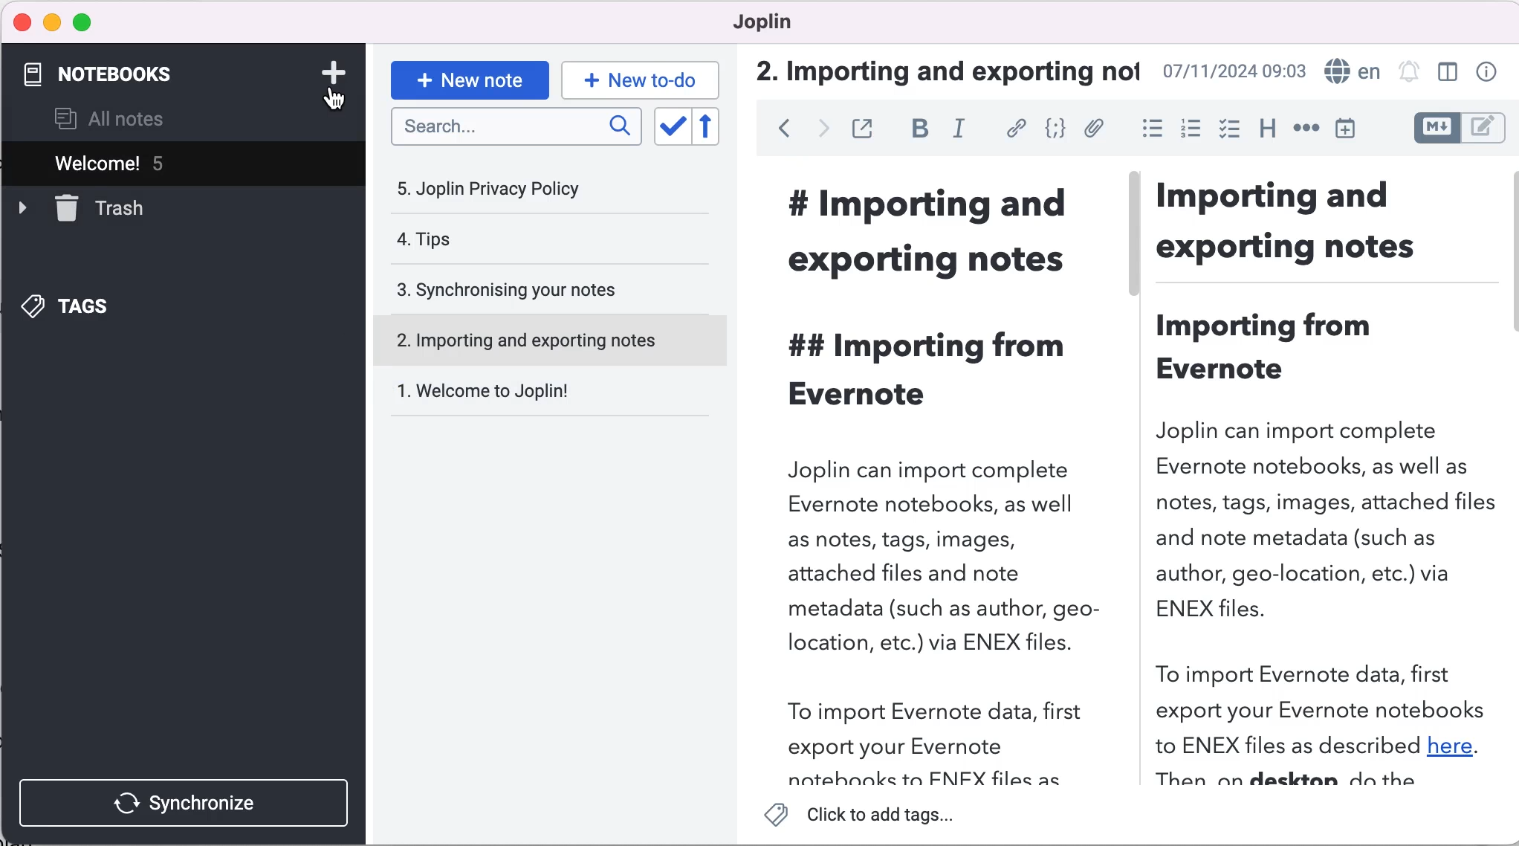 Image resolution: width=1519 pixels, height=846 pixels. I want to click on bulleted list, so click(1150, 129).